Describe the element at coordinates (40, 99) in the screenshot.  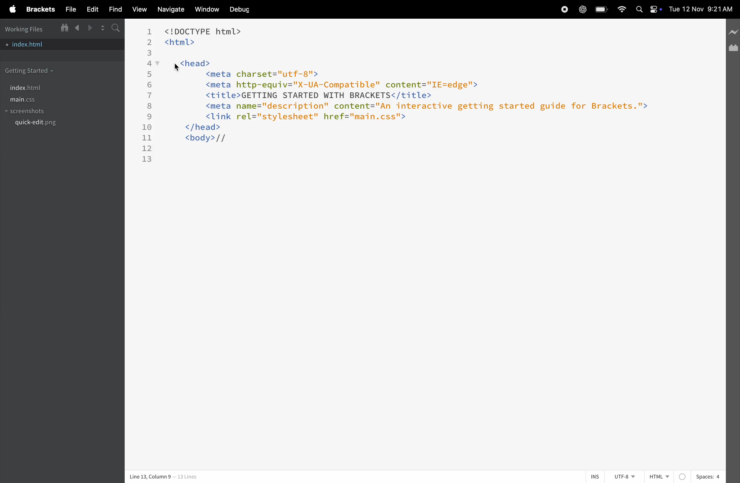
I see `main.css` at that location.